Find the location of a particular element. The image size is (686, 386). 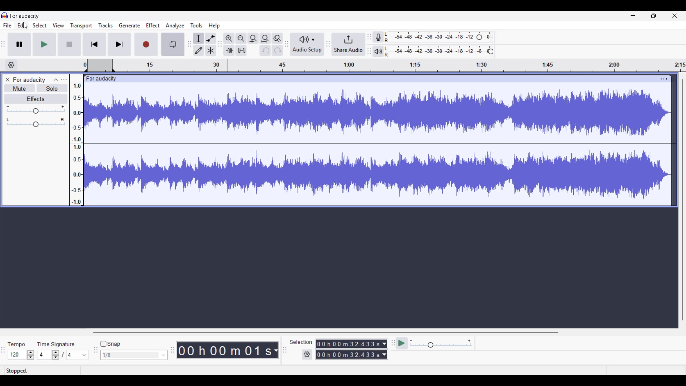

Indicates selection duration is located at coordinates (301, 342).